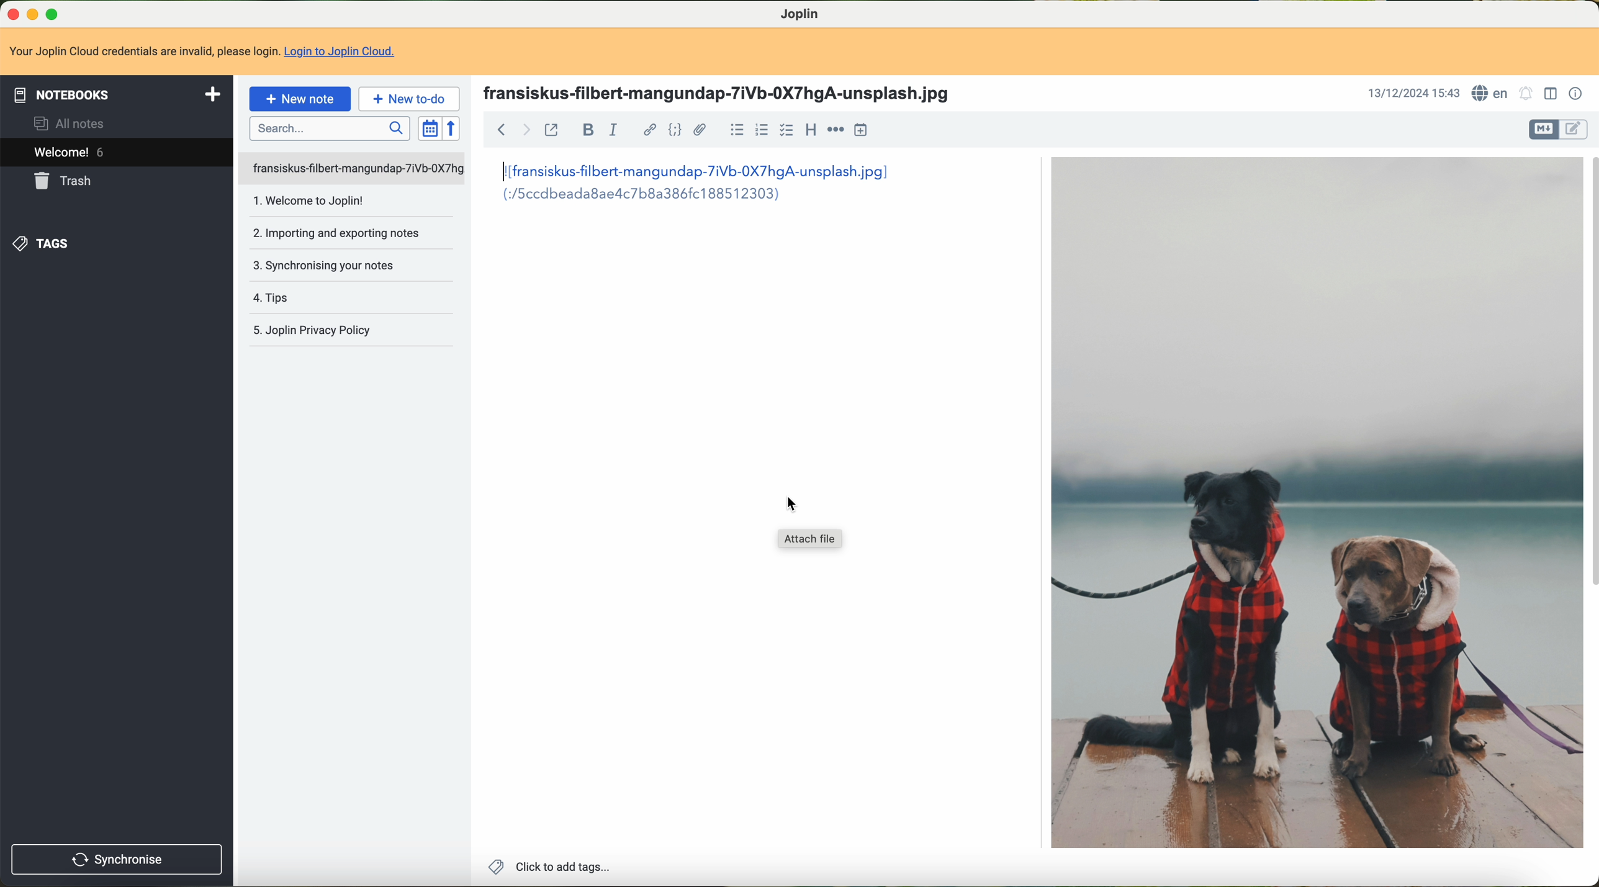  Describe the element at coordinates (836, 130) in the screenshot. I see `horizontal rule` at that location.